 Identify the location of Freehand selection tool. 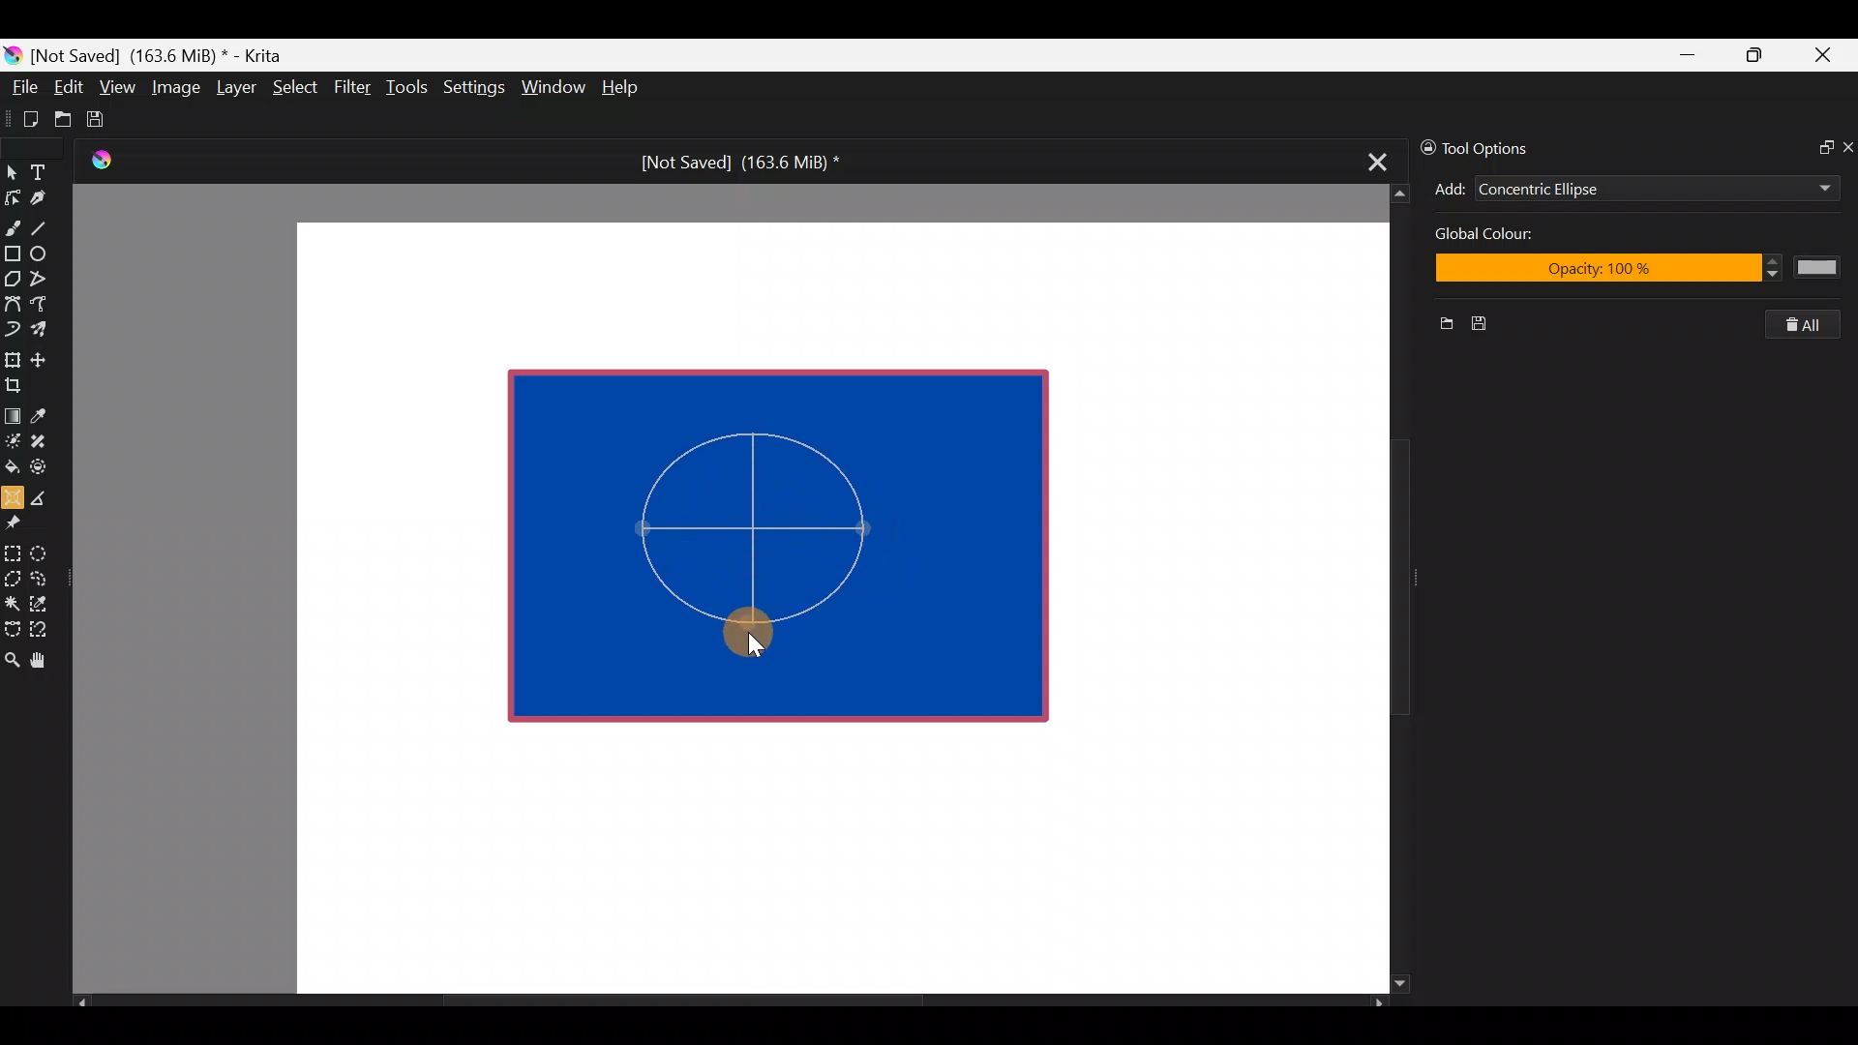
(43, 577).